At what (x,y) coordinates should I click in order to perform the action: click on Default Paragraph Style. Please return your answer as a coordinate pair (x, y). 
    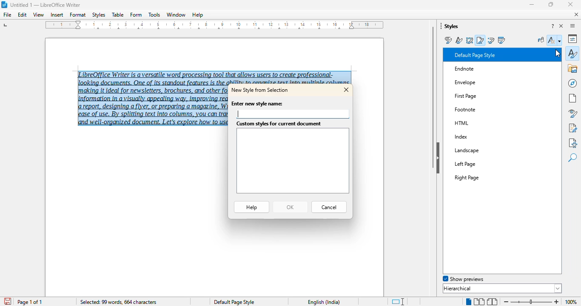
    Looking at the image, I should click on (490, 55).